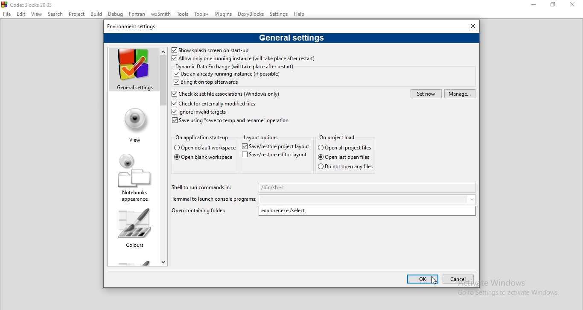 Image resolution: width=583 pixels, height=310 pixels. Describe the element at coordinates (207, 83) in the screenshot. I see `Bring it on top afterwards` at that location.